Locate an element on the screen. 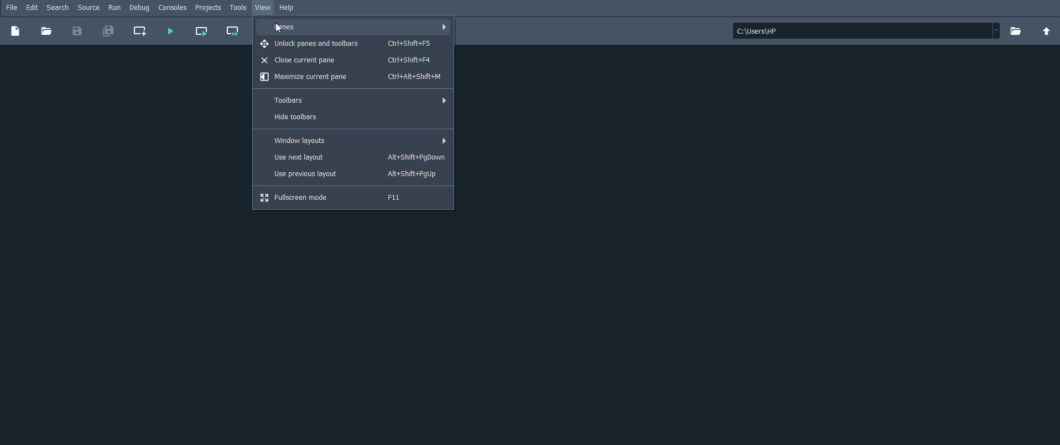 The image size is (1060, 445). Use next layout is located at coordinates (353, 158).